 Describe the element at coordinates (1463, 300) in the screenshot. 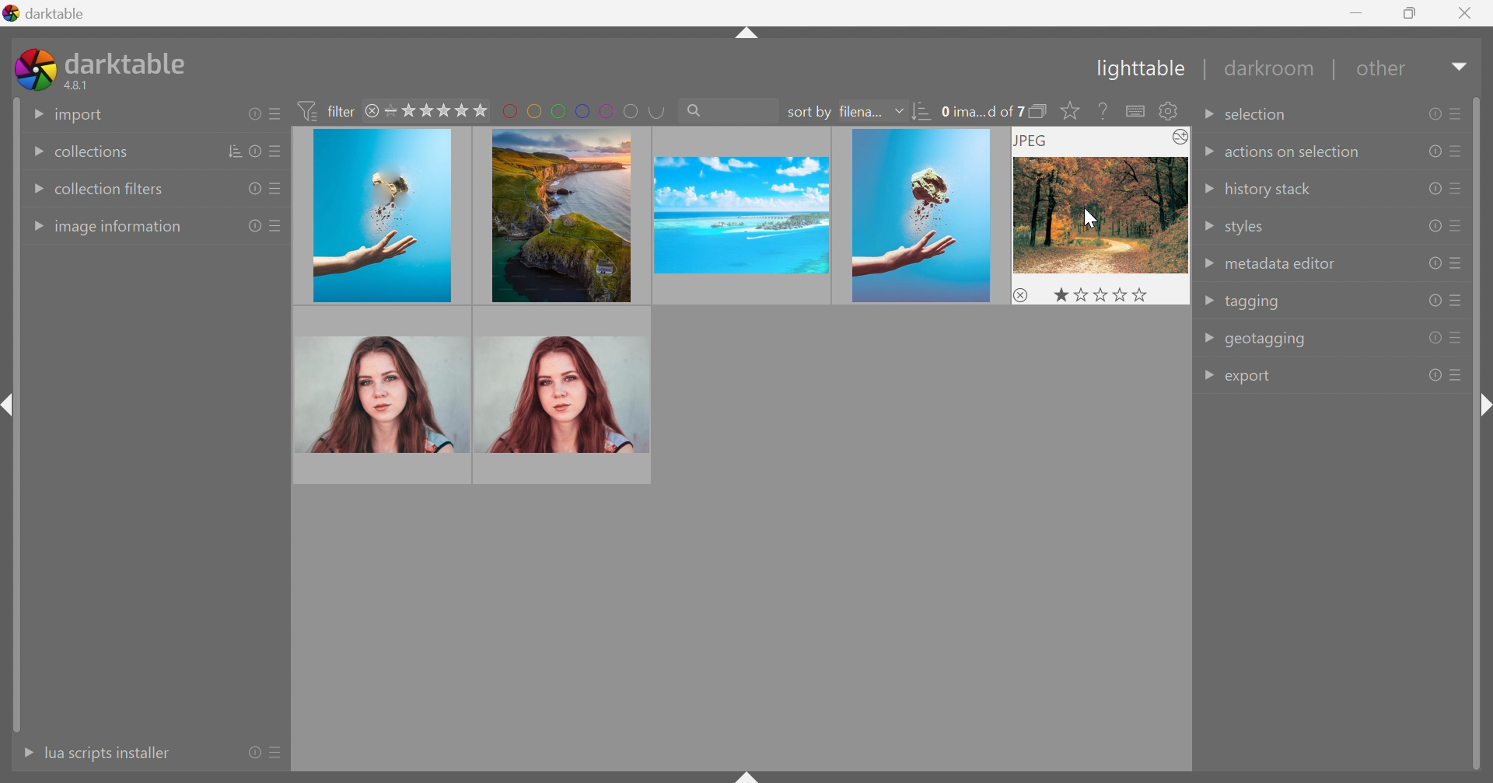

I see `presets` at that location.